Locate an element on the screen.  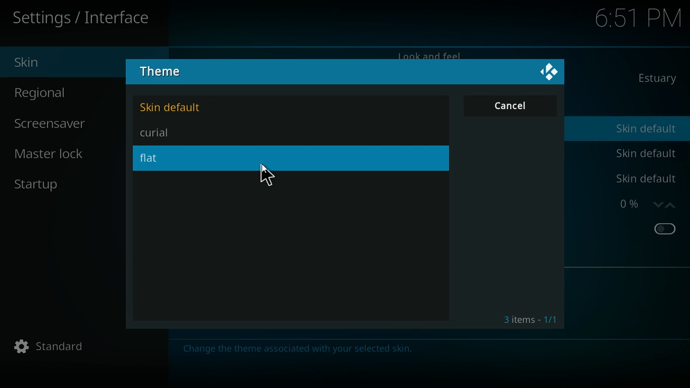
curial is located at coordinates (170, 133).